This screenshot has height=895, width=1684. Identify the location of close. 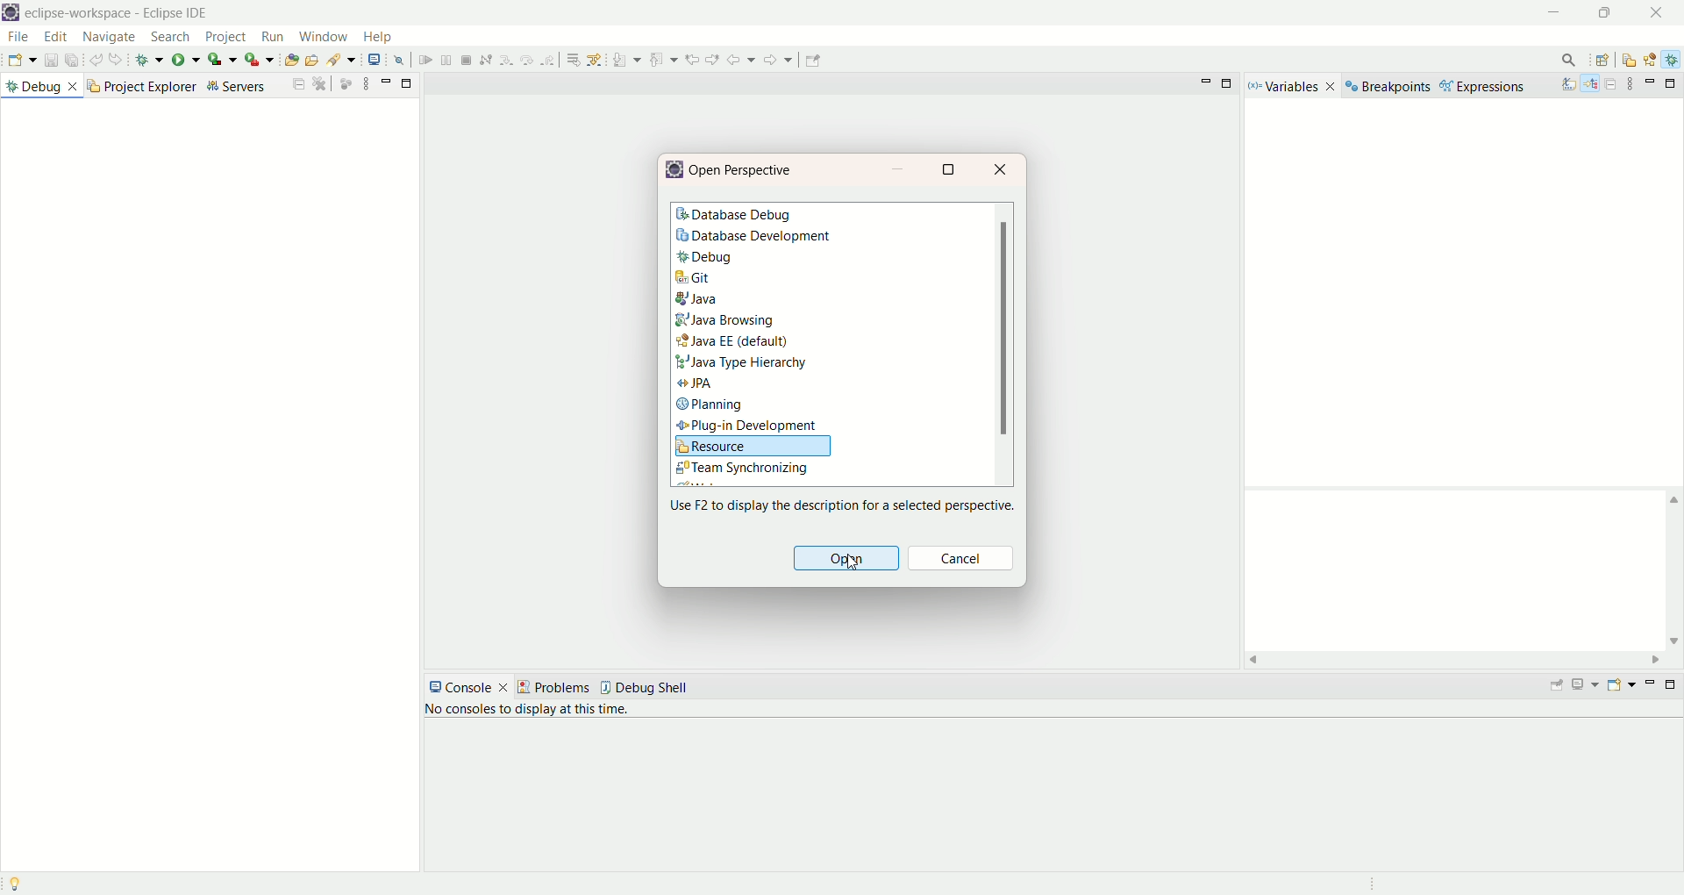
(1656, 12).